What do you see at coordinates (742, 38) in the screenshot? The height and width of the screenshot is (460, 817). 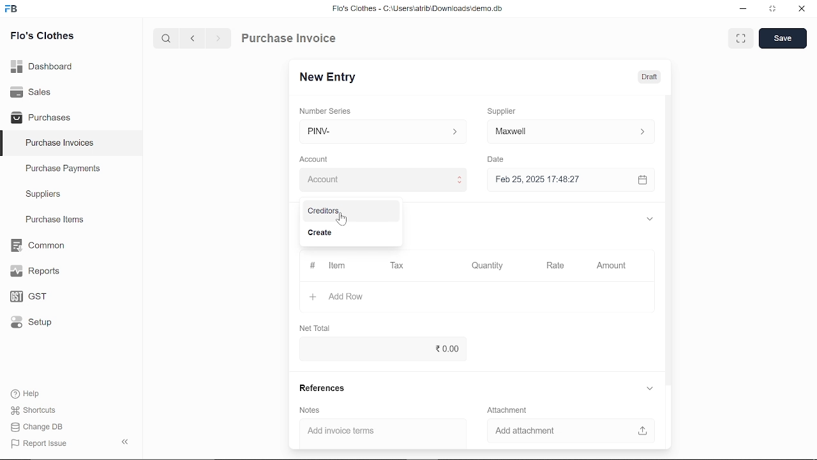 I see `full view` at bounding box center [742, 38].